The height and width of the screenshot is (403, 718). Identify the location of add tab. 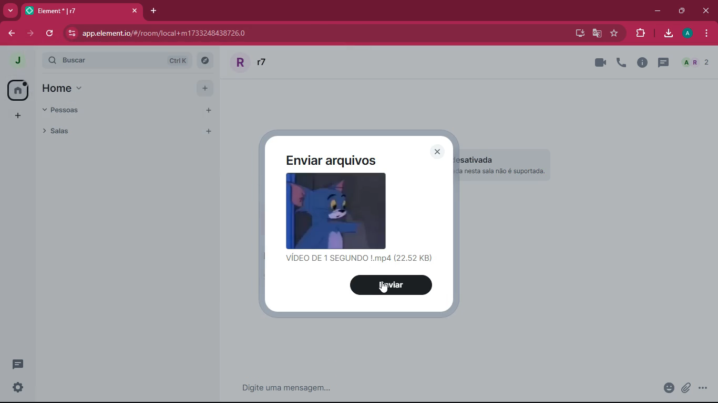
(153, 11).